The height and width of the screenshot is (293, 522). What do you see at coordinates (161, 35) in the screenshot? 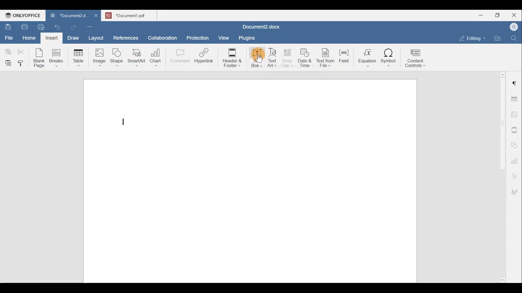
I see `Collaboration` at bounding box center [161, 35].